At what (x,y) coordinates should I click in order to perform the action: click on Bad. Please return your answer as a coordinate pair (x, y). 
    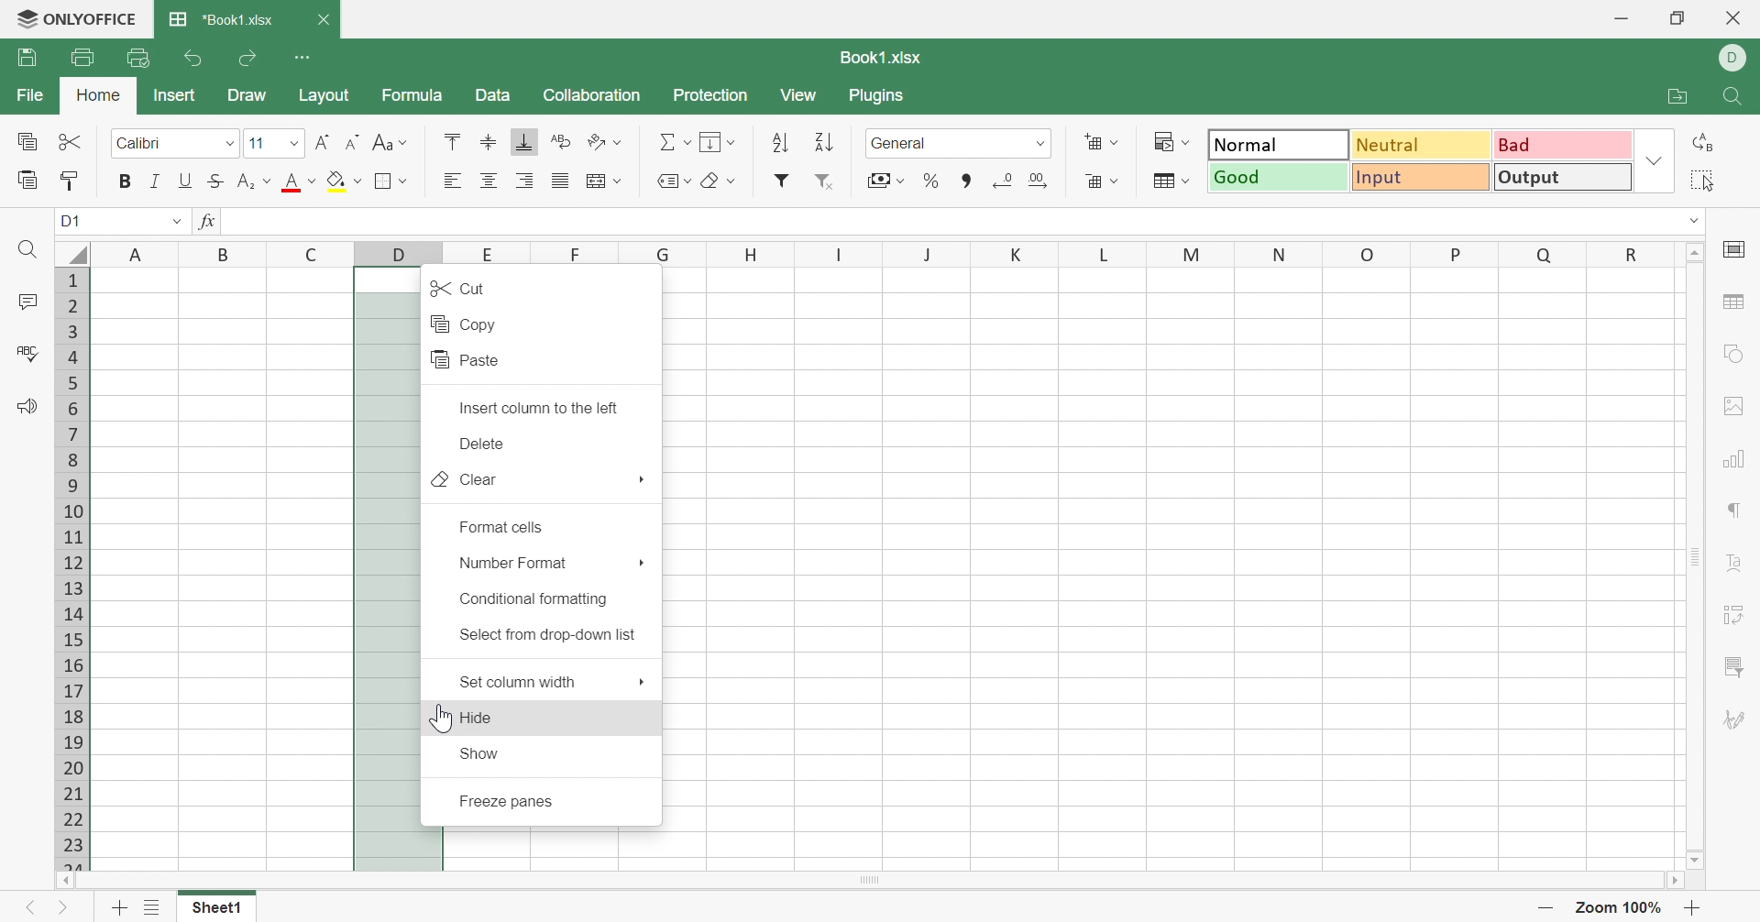
    Looking at the image, I should click on (1567, 146).